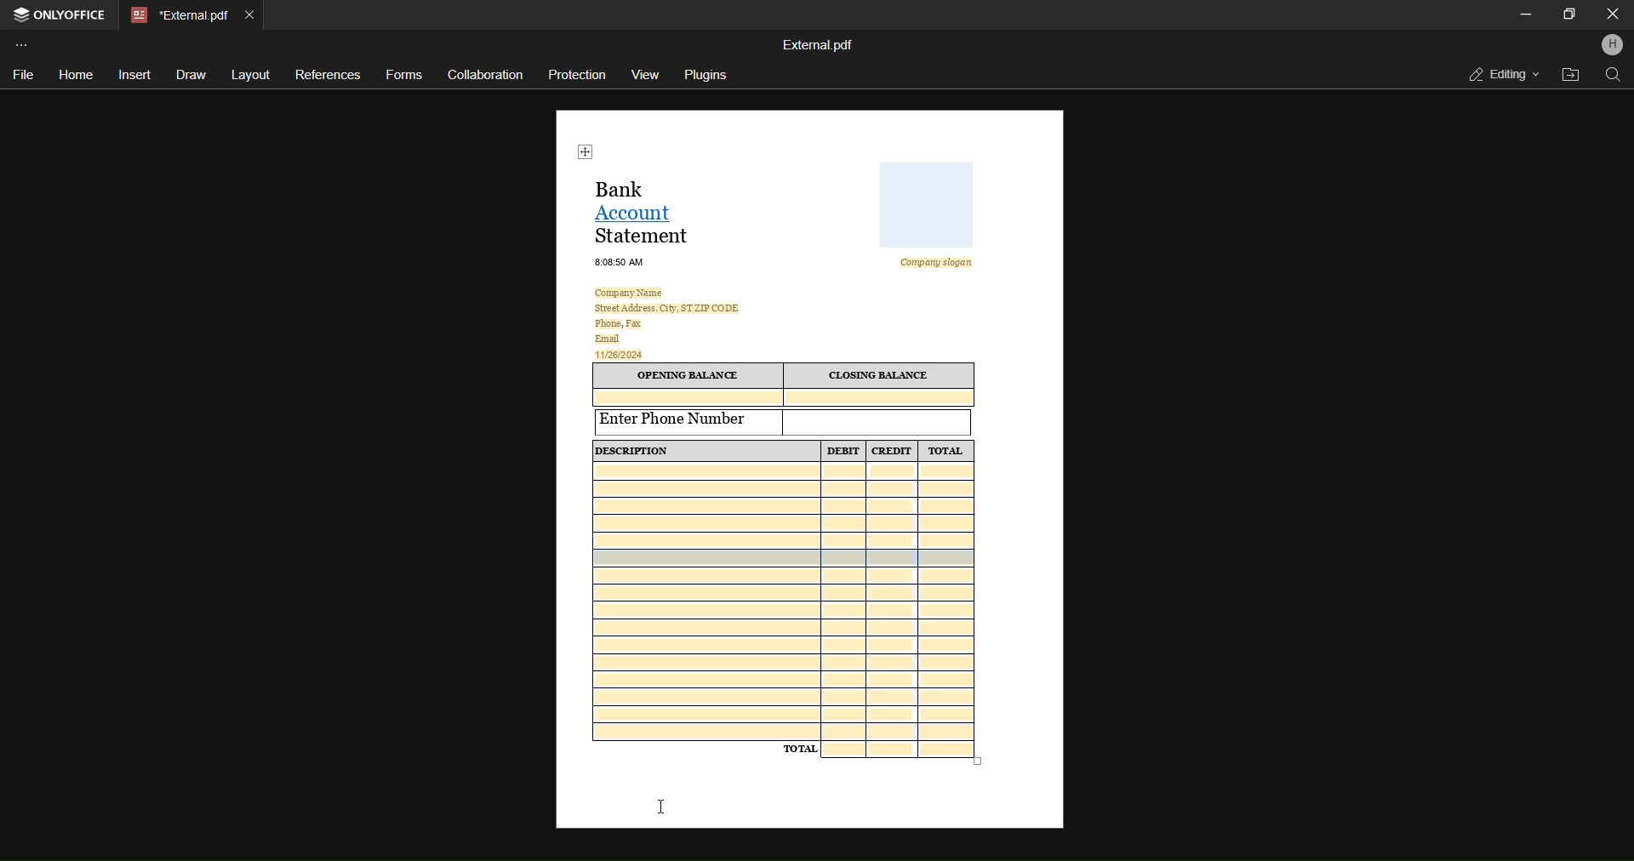 This screenshot has height=861, width=1634. What do you see at coordinates (689, 420) in the screenshot?
I see `Enter Phone Number` at bounding box center [689, 420].